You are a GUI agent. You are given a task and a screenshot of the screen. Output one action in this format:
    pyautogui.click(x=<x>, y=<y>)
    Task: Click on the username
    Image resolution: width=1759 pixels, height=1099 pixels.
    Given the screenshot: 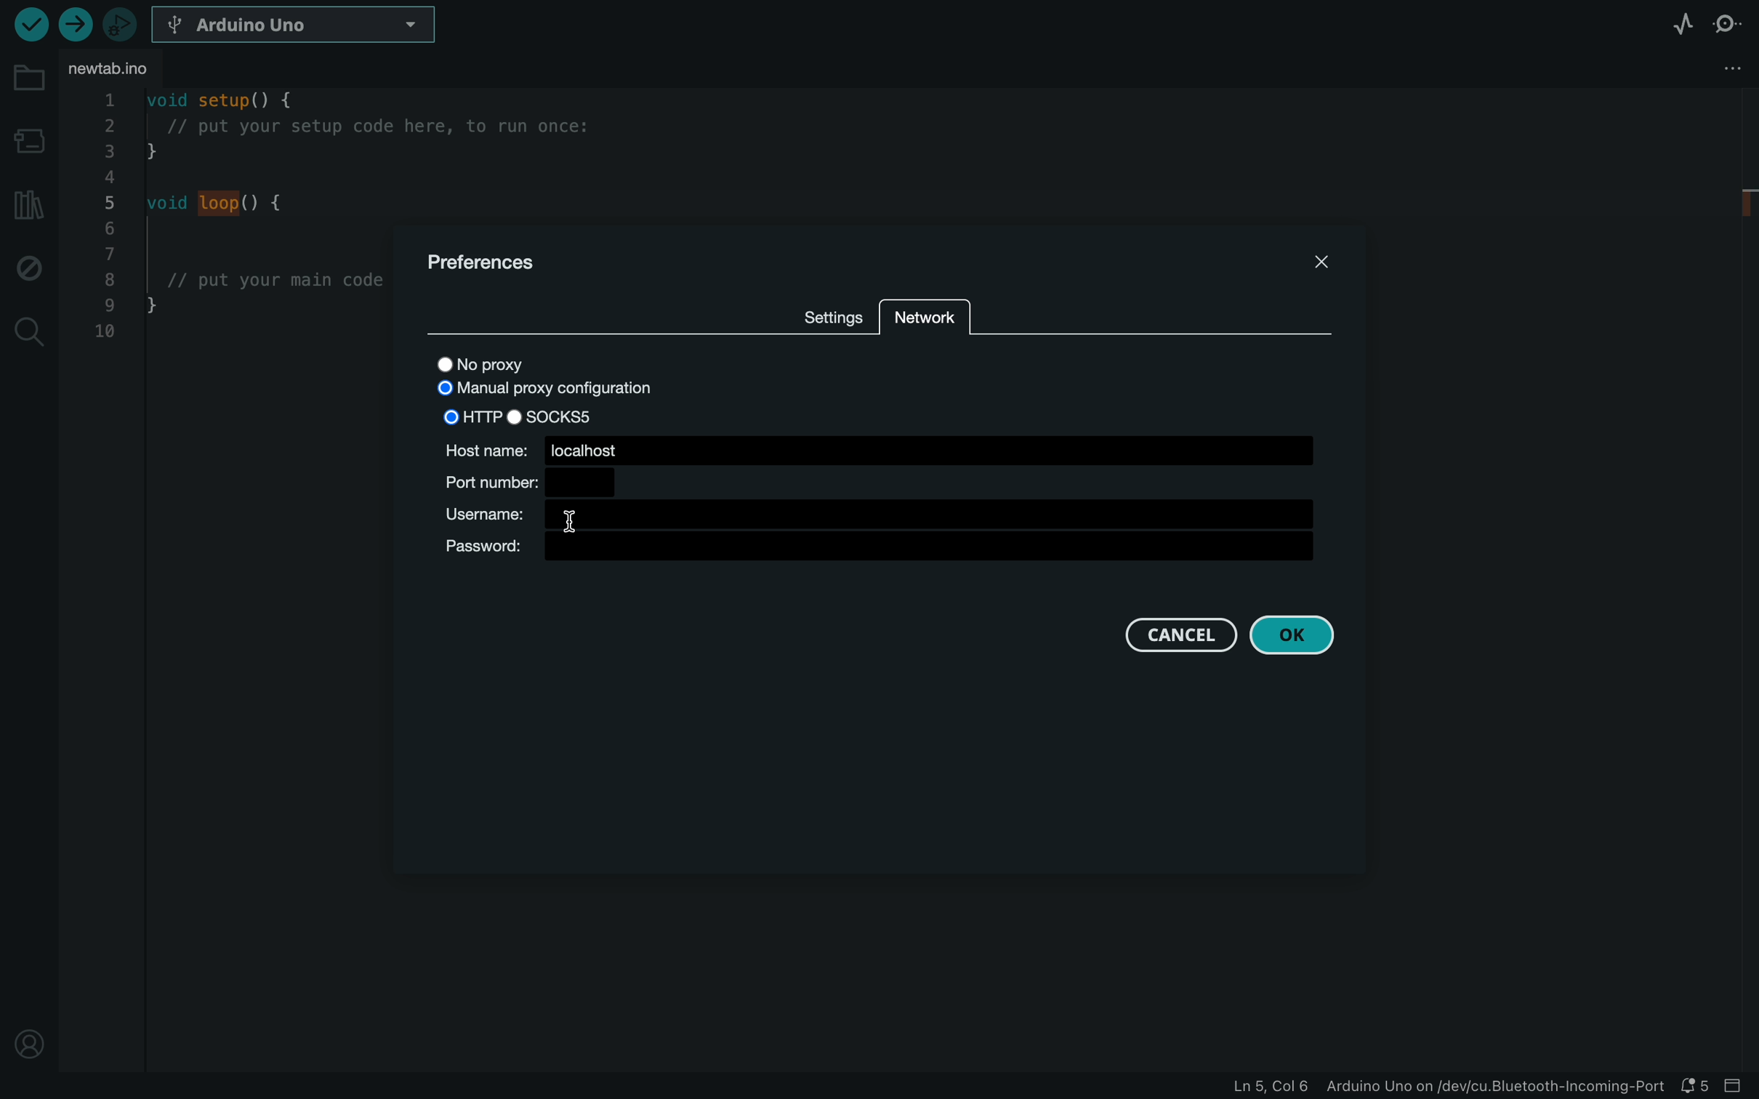 What is the action you would take?
    pyautogui.click(x=873, y=515)
    